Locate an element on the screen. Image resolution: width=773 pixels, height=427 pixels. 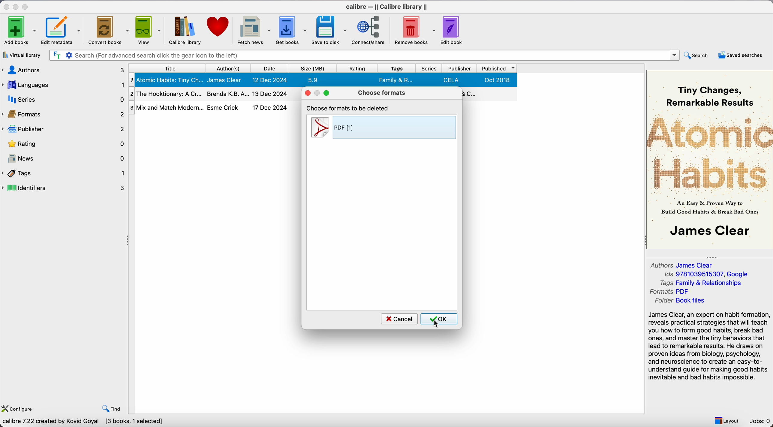
authors is located at coordinates (63, 71).